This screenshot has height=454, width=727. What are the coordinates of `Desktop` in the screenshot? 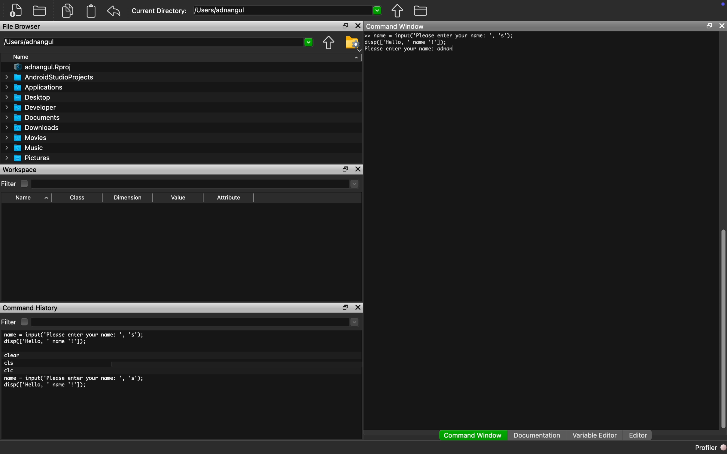 It's located at (28, 98).